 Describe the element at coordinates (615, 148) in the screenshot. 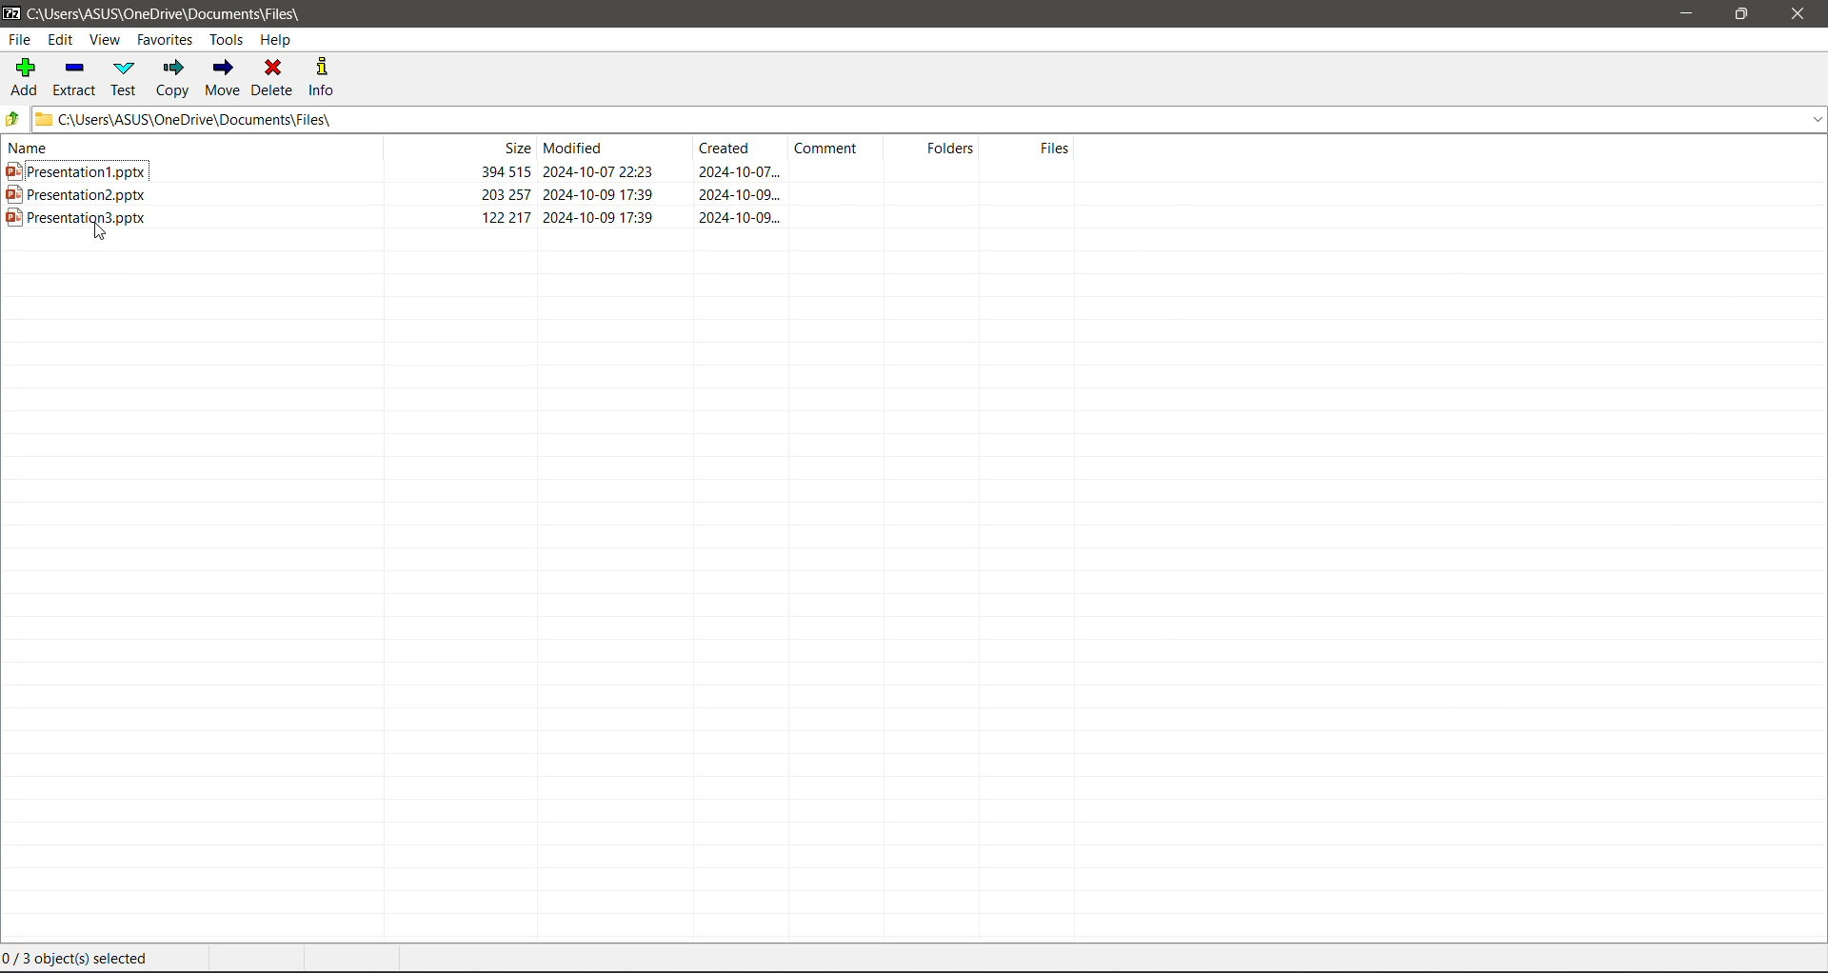

I see `Modified Date` at that location.